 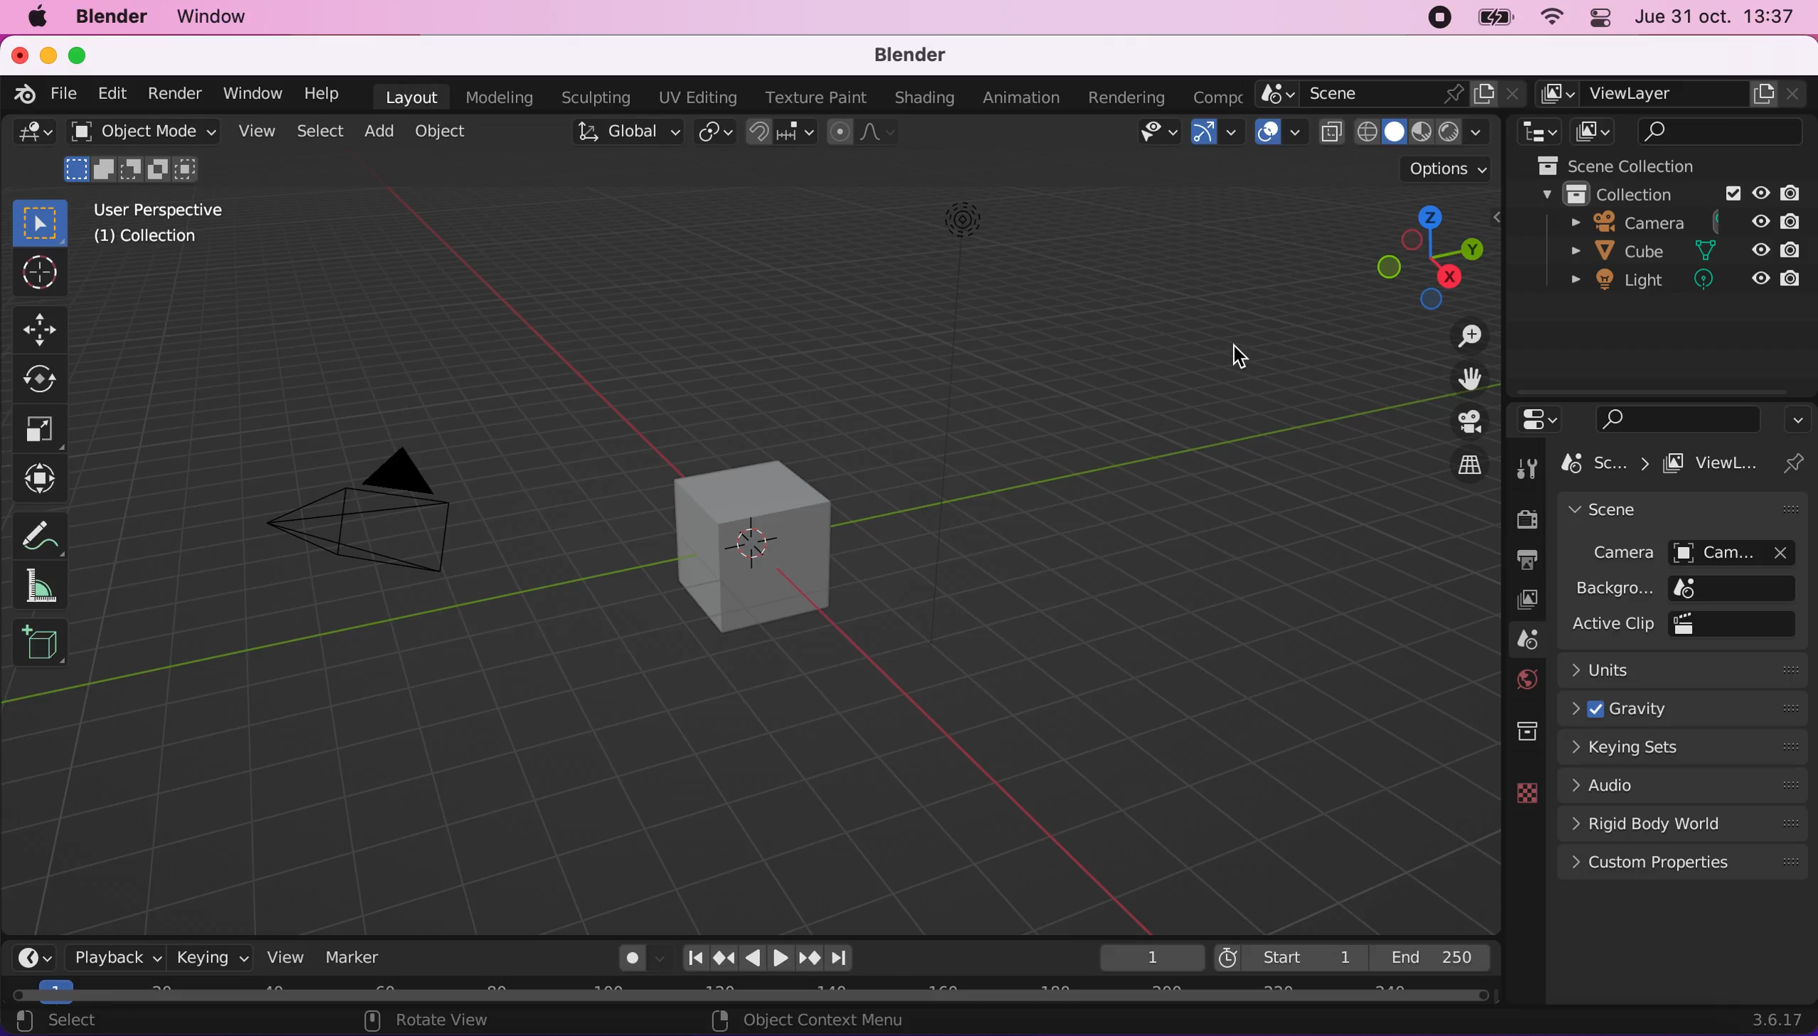 What do you see at coordinates (1439, 958) in the screenshot?
I see `end 250` at bounding box center [1439, 958].